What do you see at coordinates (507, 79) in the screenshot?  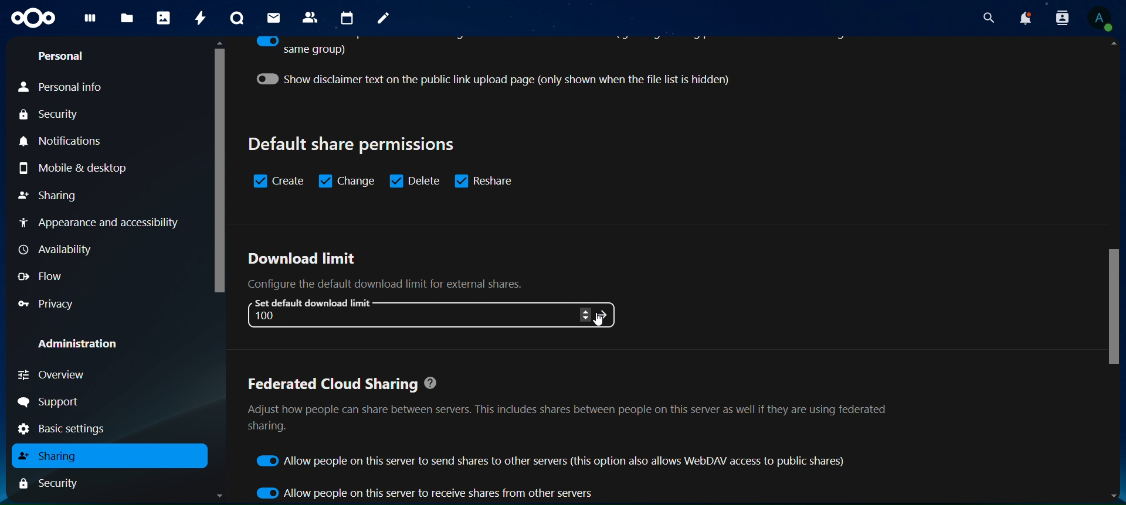 I see `show disclaimer text on the public link upload page` at bounding box center [507, 79].